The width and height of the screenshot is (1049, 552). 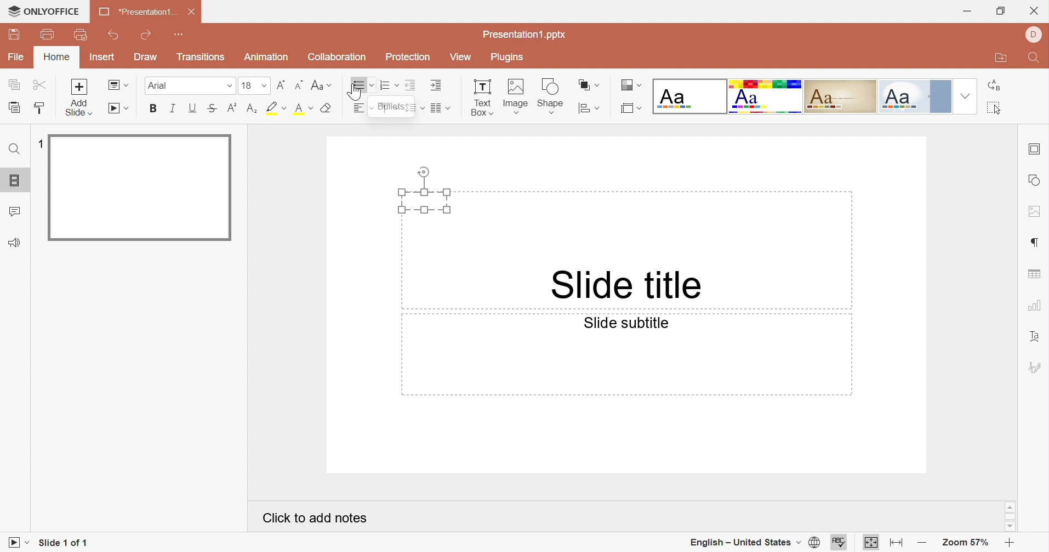 What do you see at coordinates (327, 109) in the screenshot?
I see `Clear` at bounding box center [327, 109].